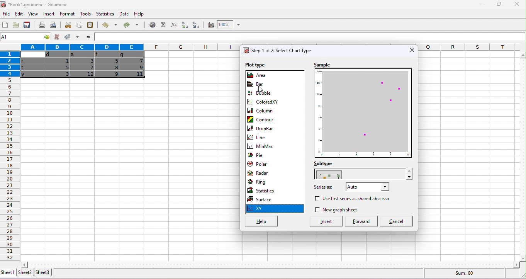 The height and width of the screenshot is (279, 526). What do you see at coordinates (20, 14) in the screenshot?
I see `edit` at bounding box center [20, 14].